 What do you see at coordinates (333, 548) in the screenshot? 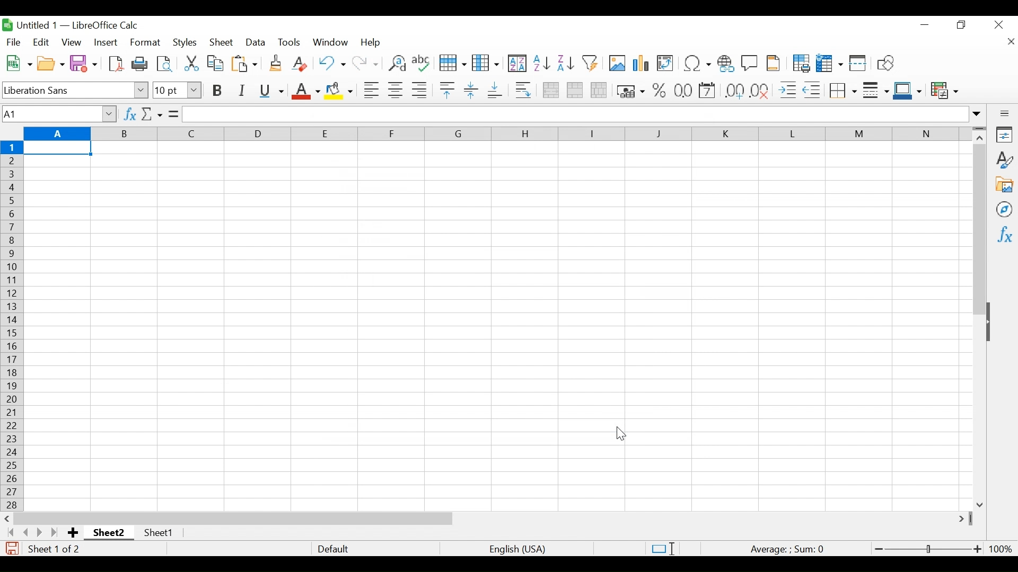
I see `Default` at bounding box center [333, 548].